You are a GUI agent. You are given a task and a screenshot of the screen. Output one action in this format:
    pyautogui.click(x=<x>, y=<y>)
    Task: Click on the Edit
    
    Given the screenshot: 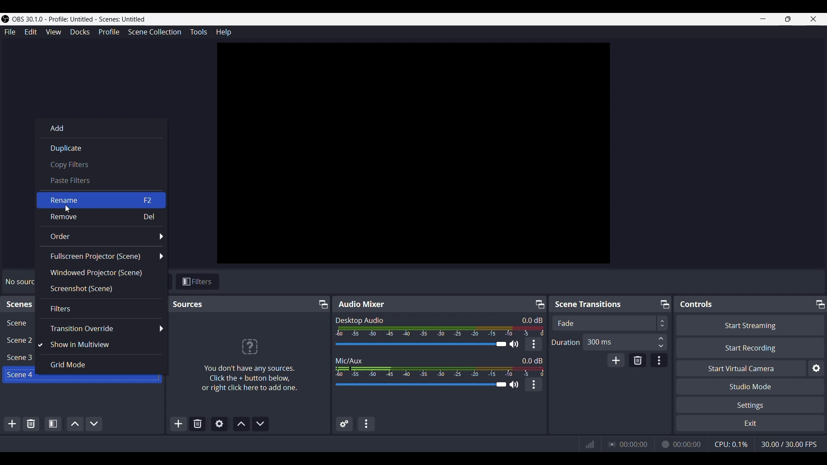 What is the action you would take?
    pyautogui.click(x=31, y=34)
    